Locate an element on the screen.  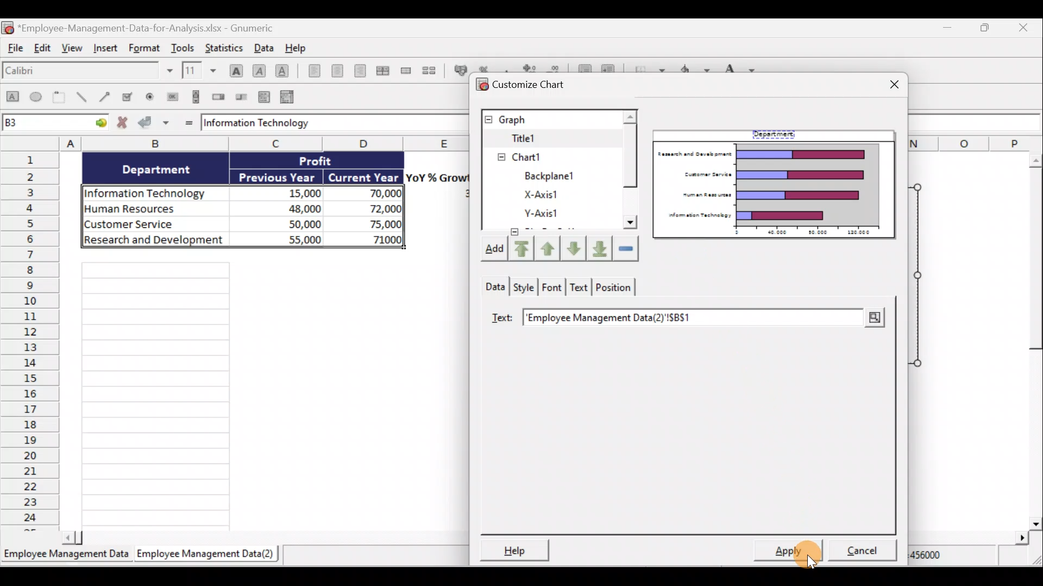
PlotBarCol1 is located at coordinates (550, 215).